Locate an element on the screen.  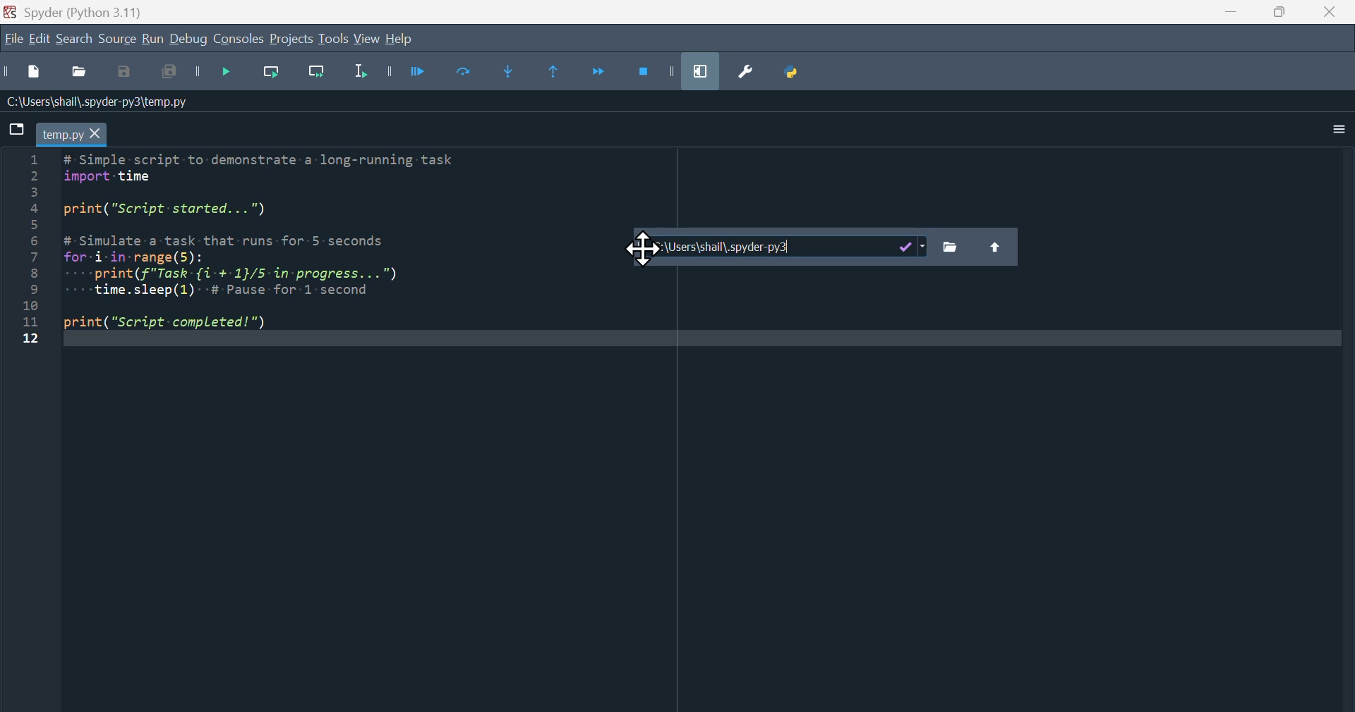
Run selection is located at coordinates (361, 77).